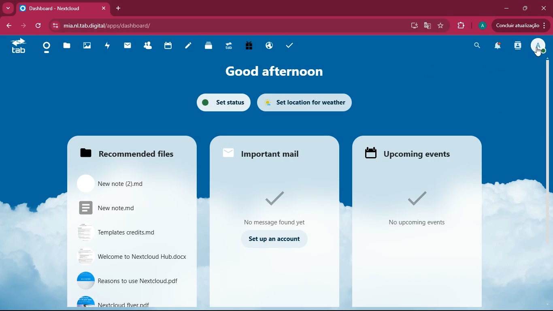 This screenshot has width=553, height=311. Describe the element at coordinates (9, 26) in the screenshot. I see `back` at that location.